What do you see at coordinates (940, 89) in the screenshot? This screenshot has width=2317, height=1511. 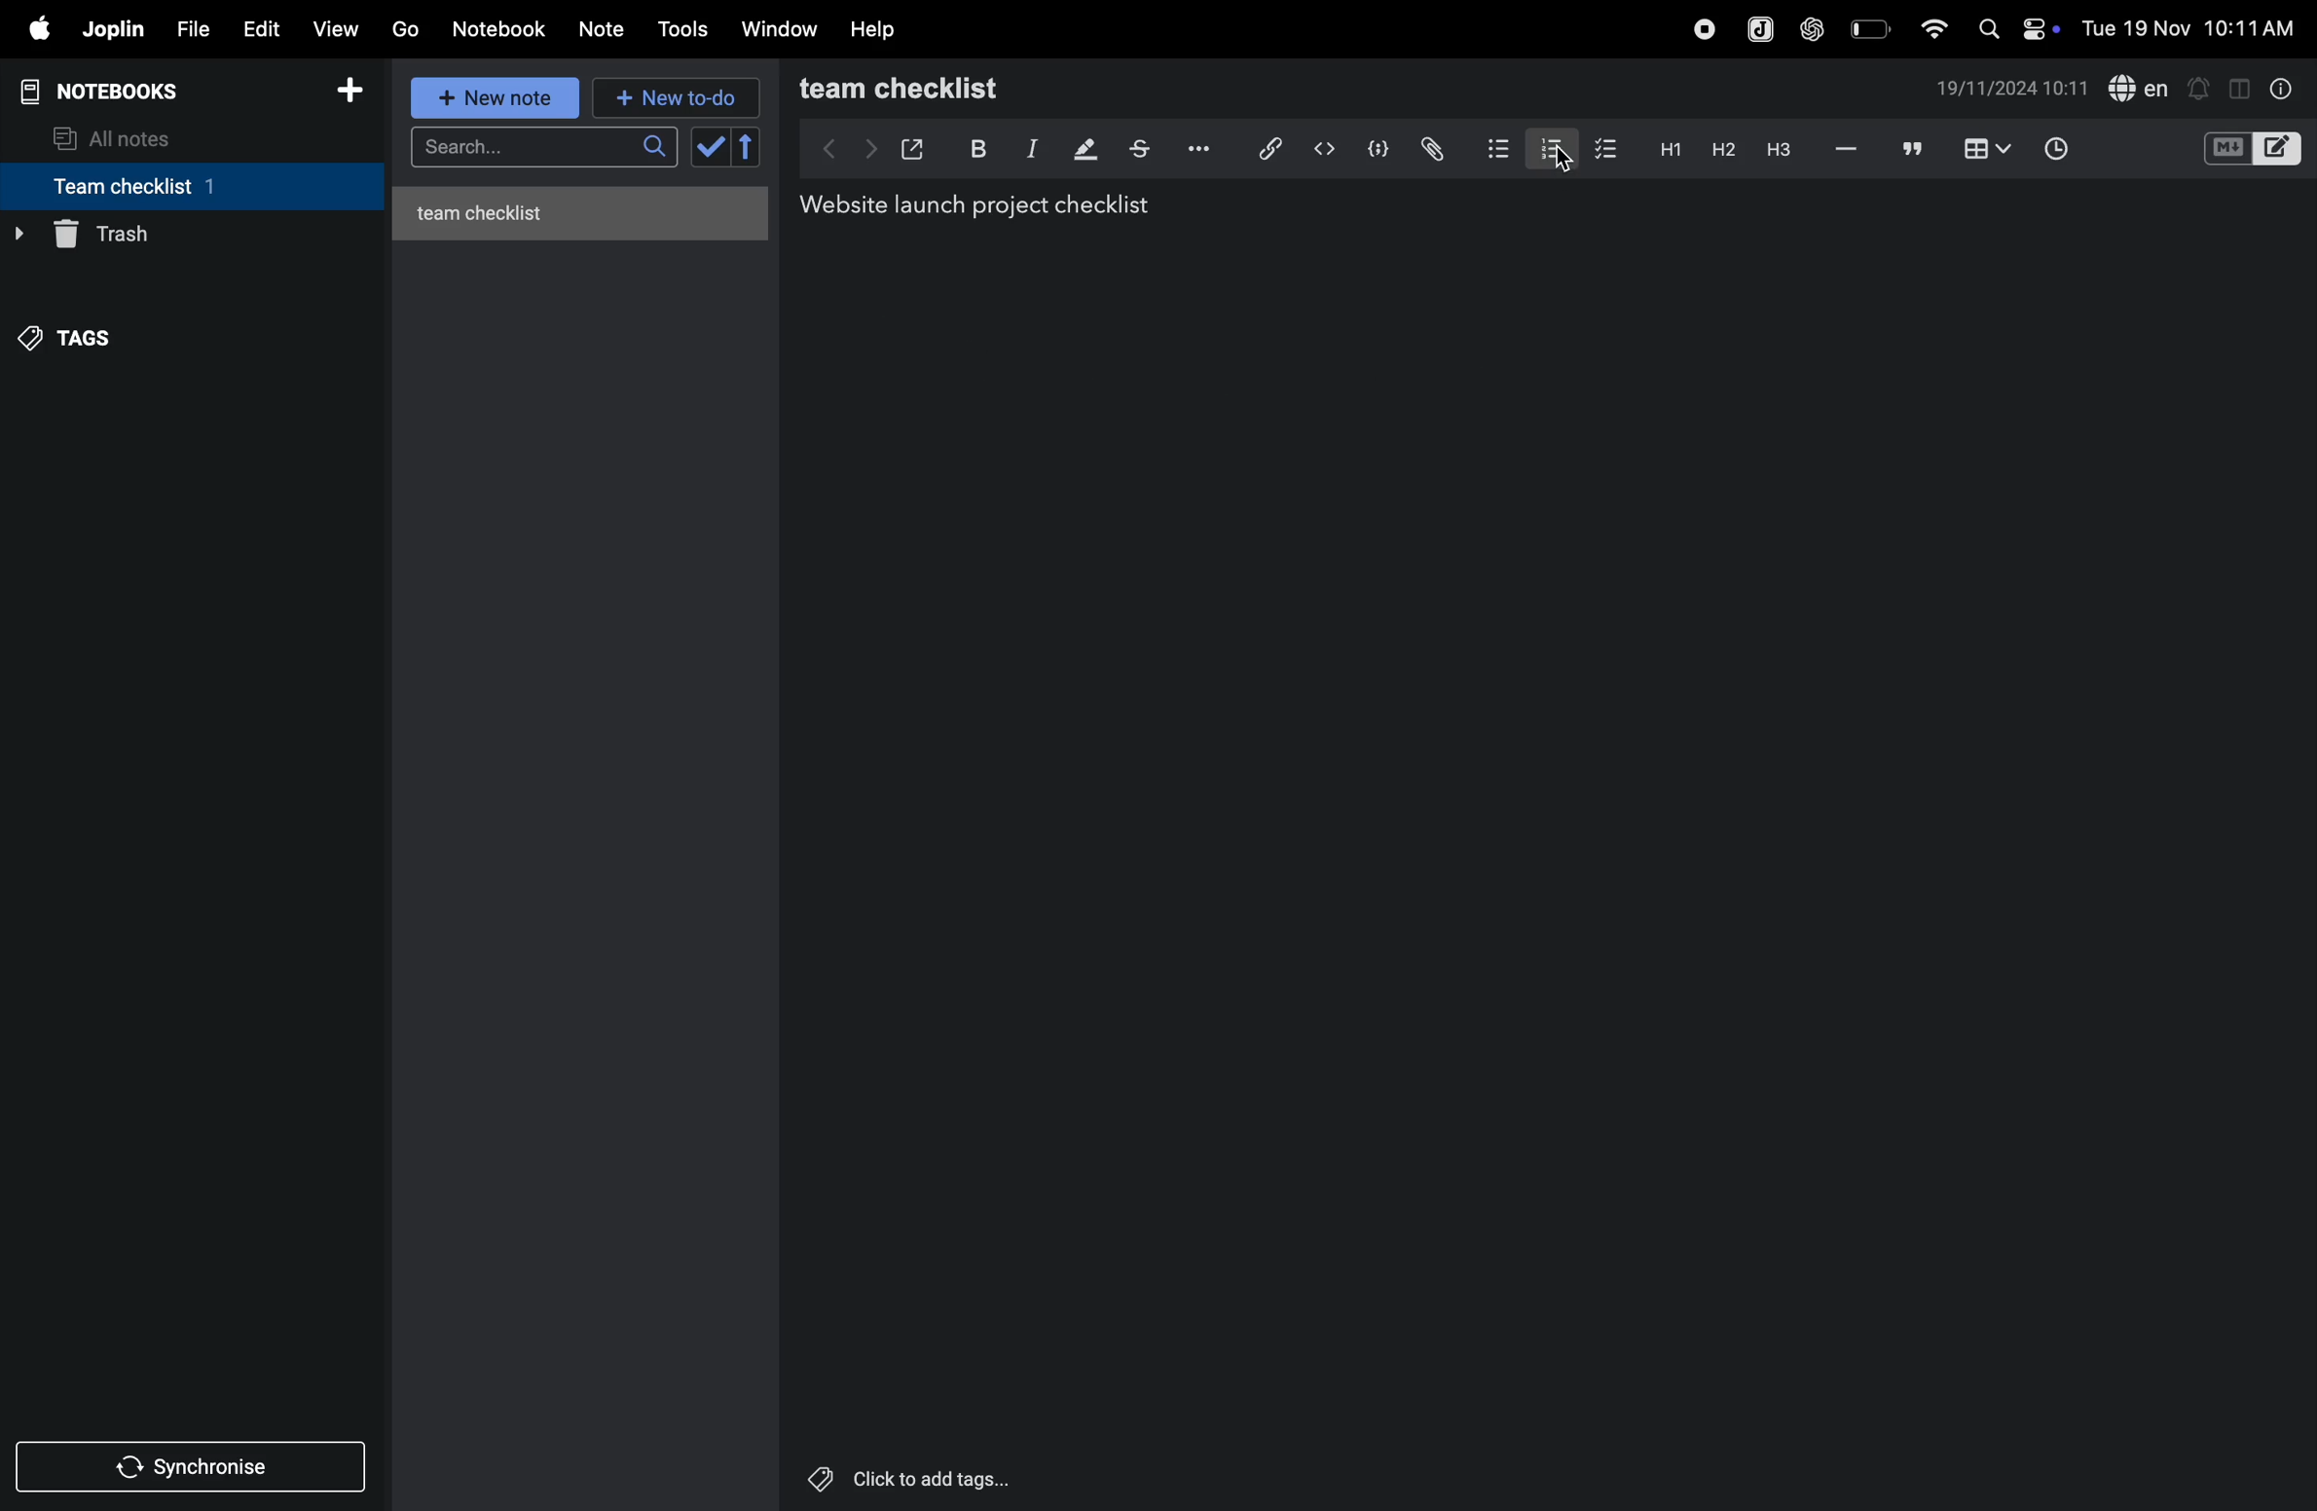 I see `team checklist` at bounding box center [940, 89].